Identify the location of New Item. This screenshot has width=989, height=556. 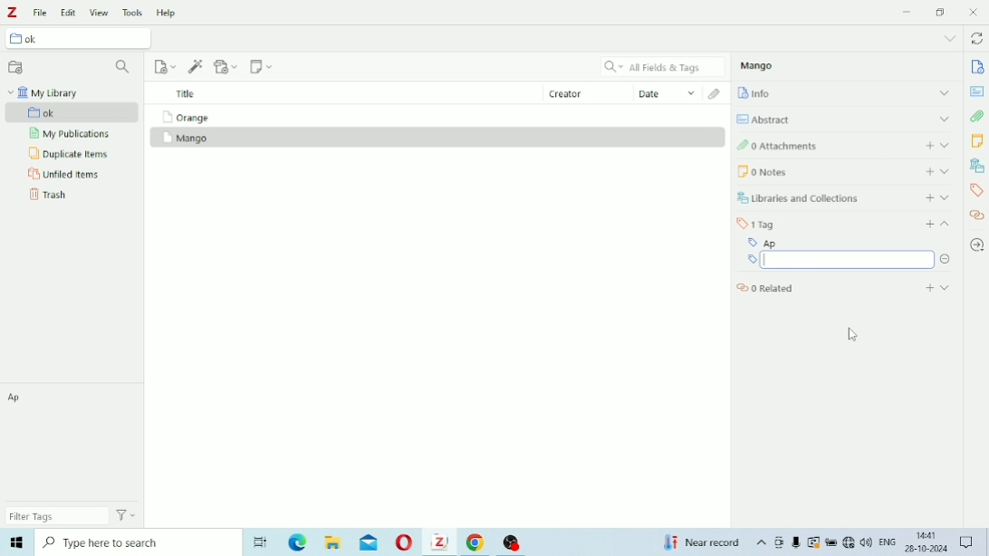
(166, 66).